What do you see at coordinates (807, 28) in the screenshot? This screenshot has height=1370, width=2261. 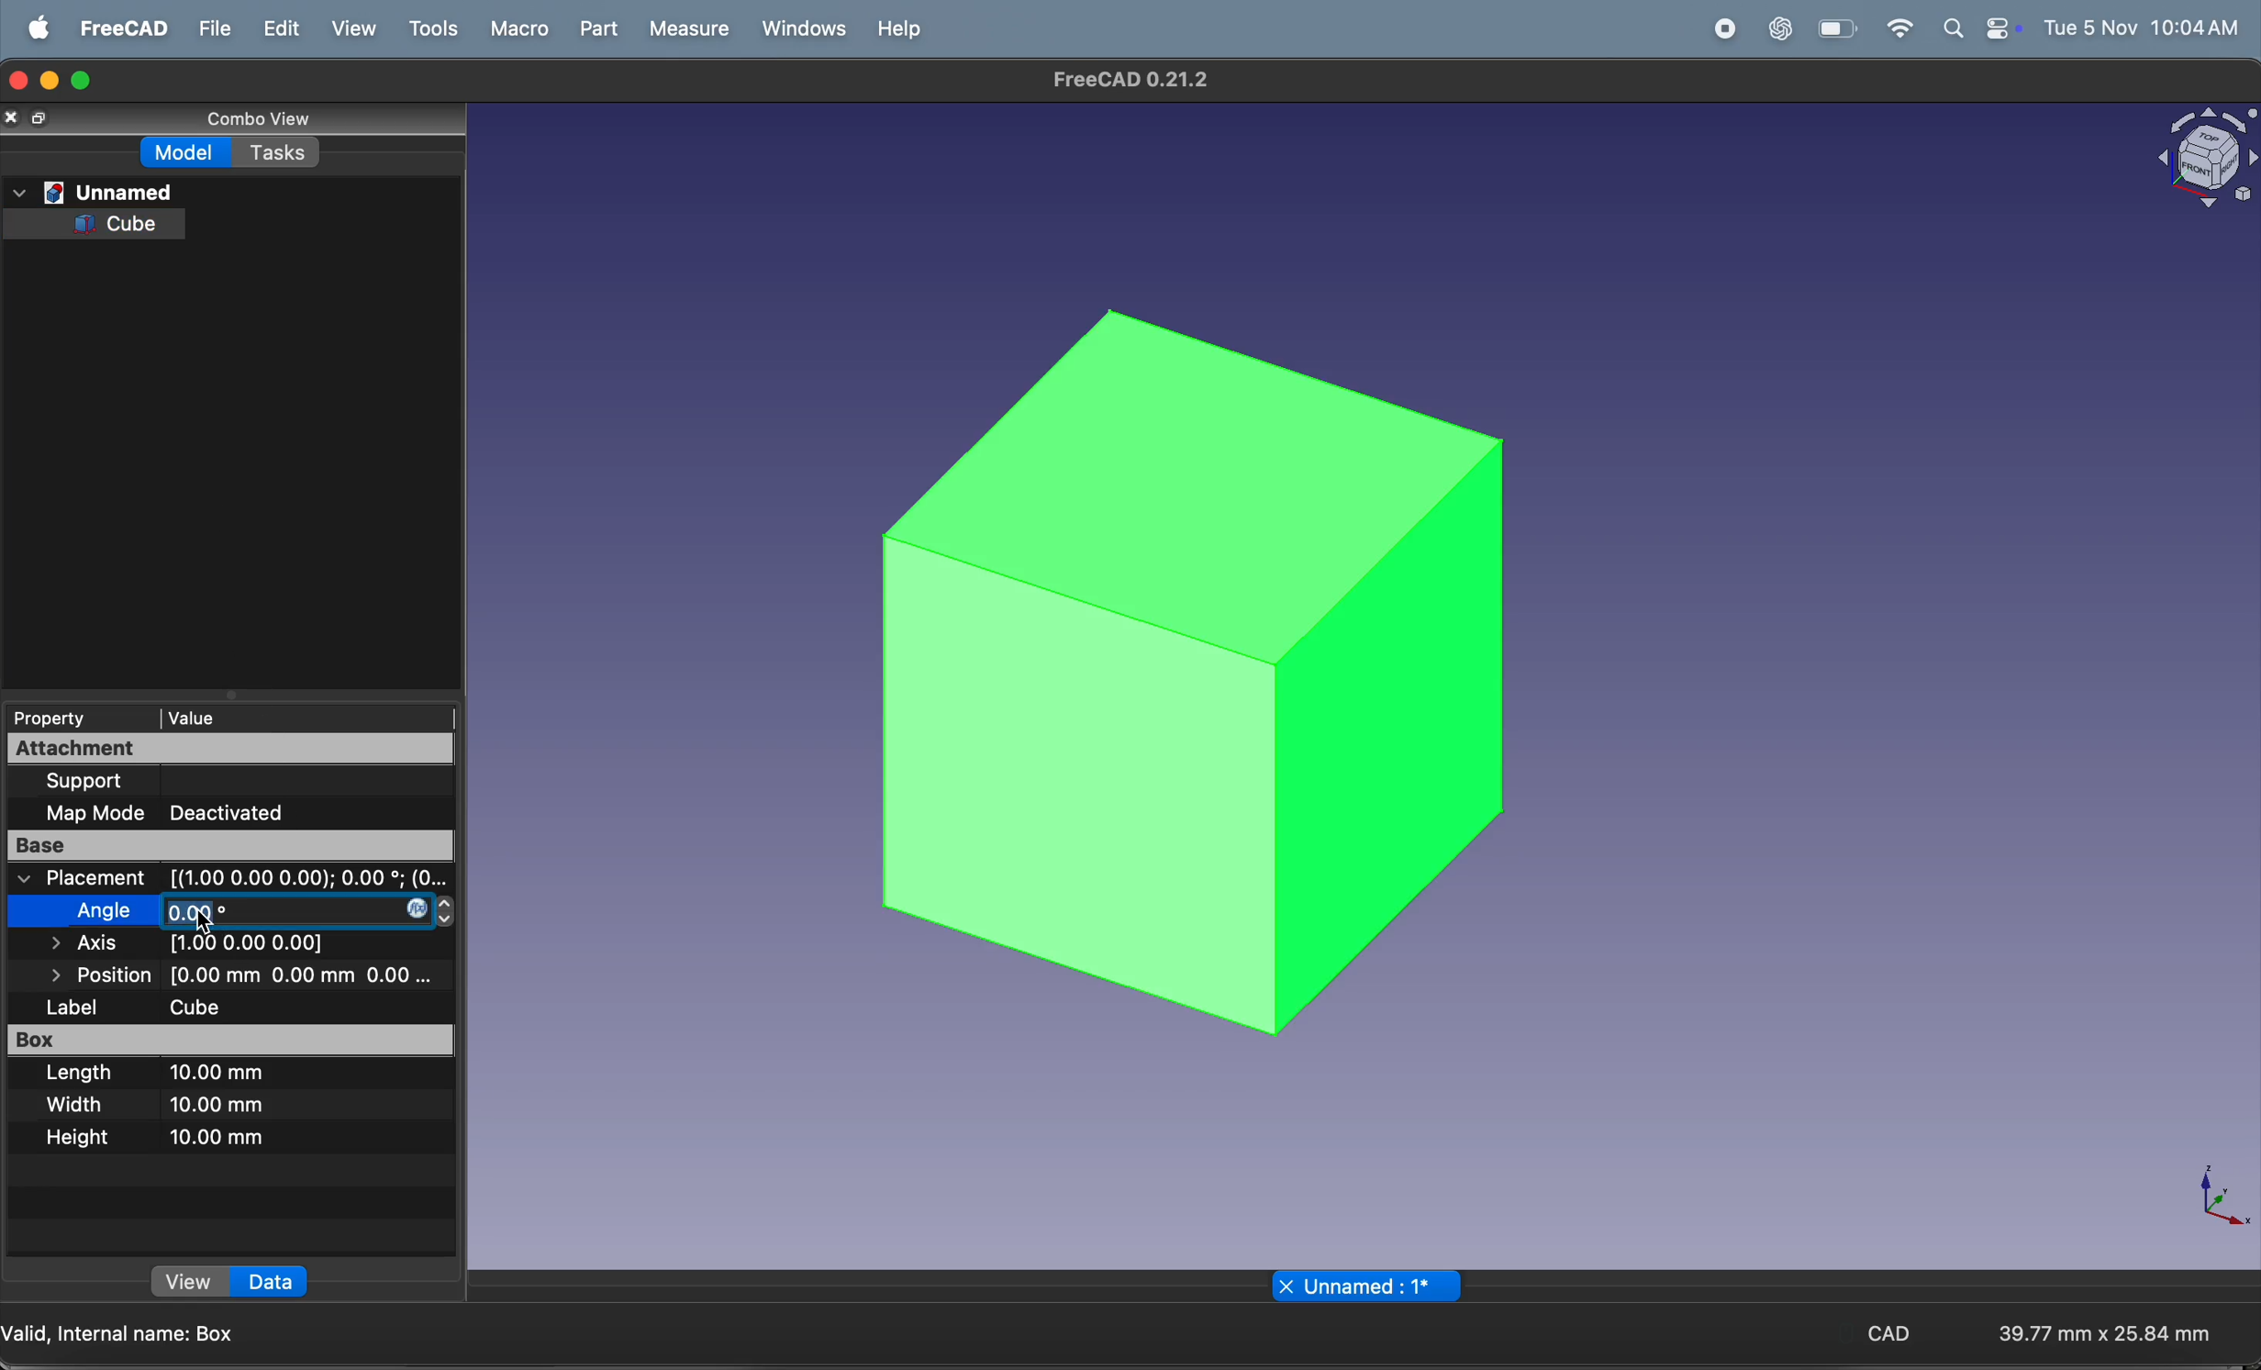 I see `windows` at bounding box center [807, 28].